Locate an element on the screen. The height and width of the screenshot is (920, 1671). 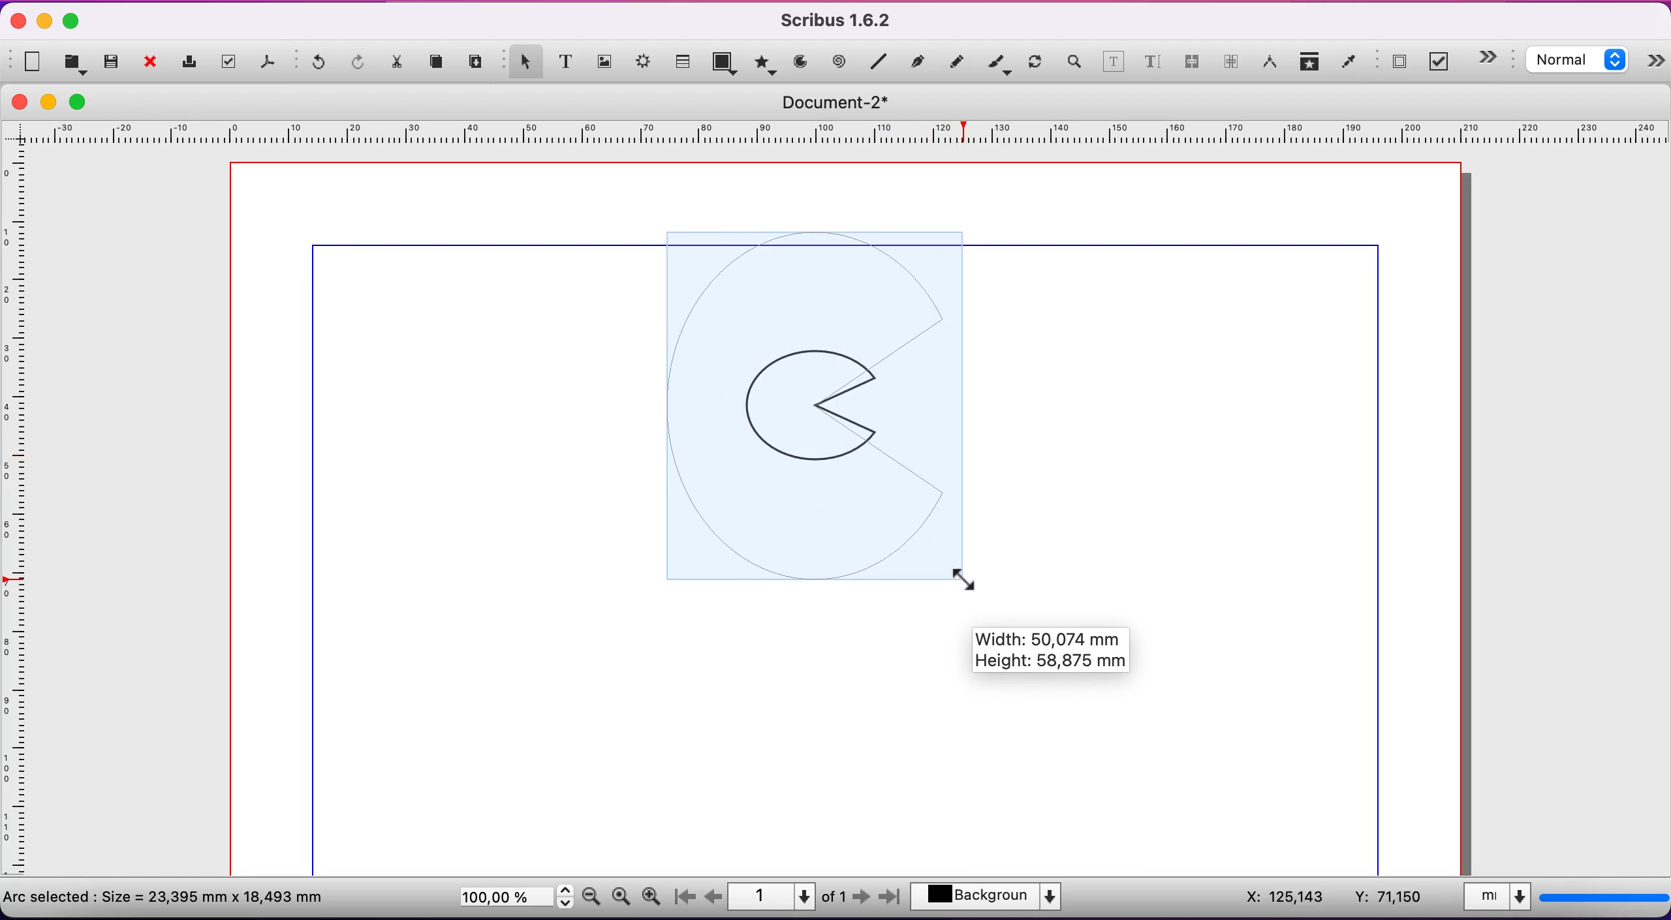
polygon is located at coordinates (764, 63).